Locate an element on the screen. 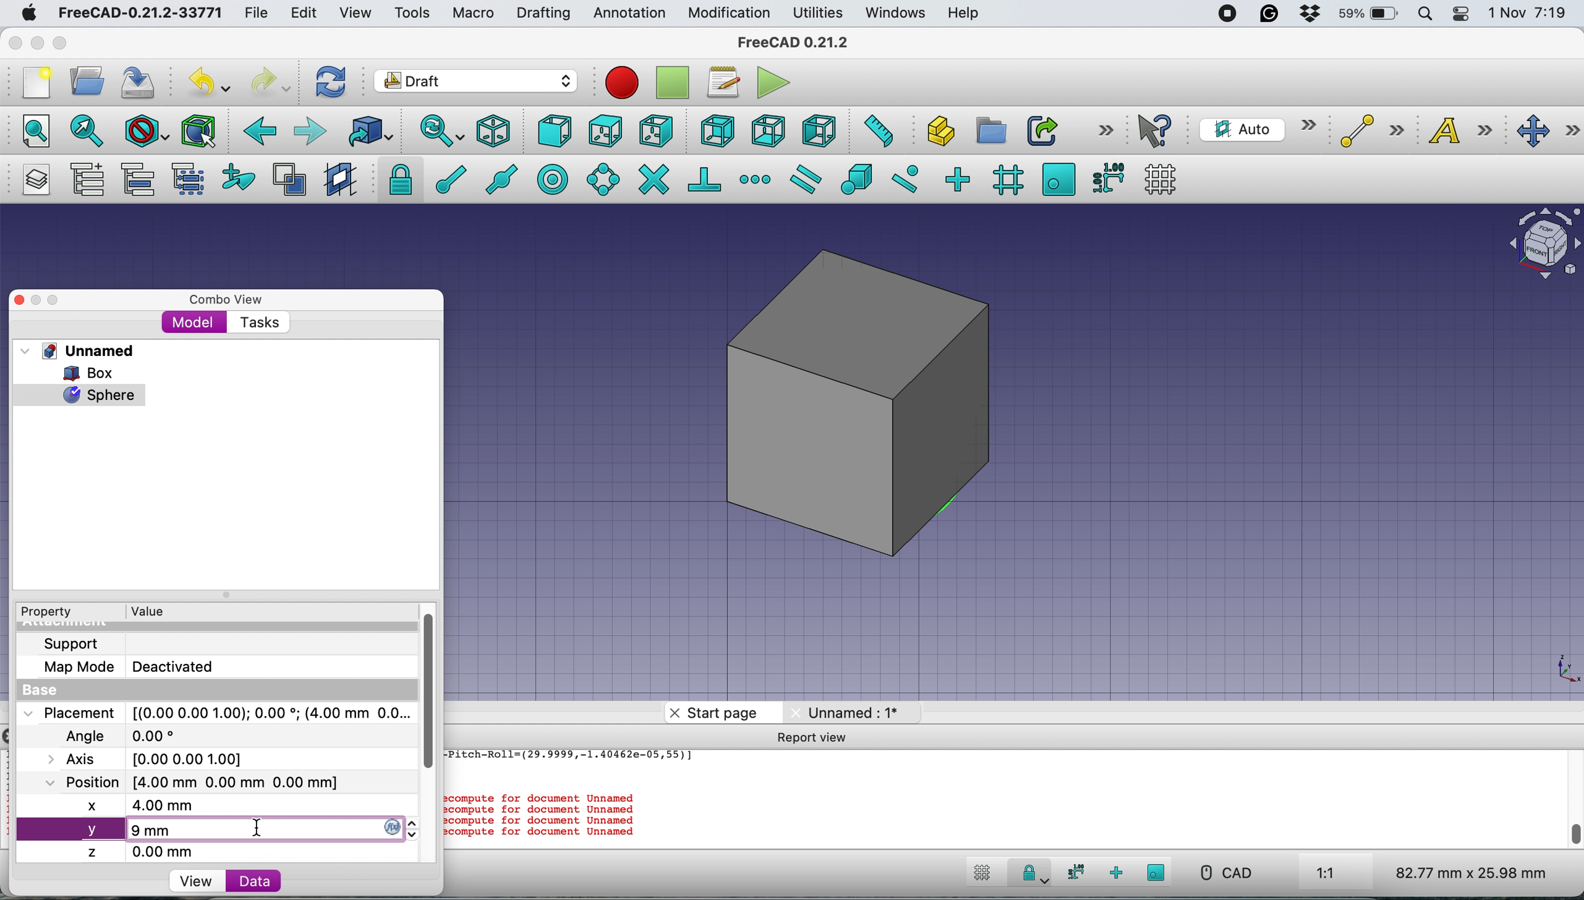  model is located at coordinates (194, 321).